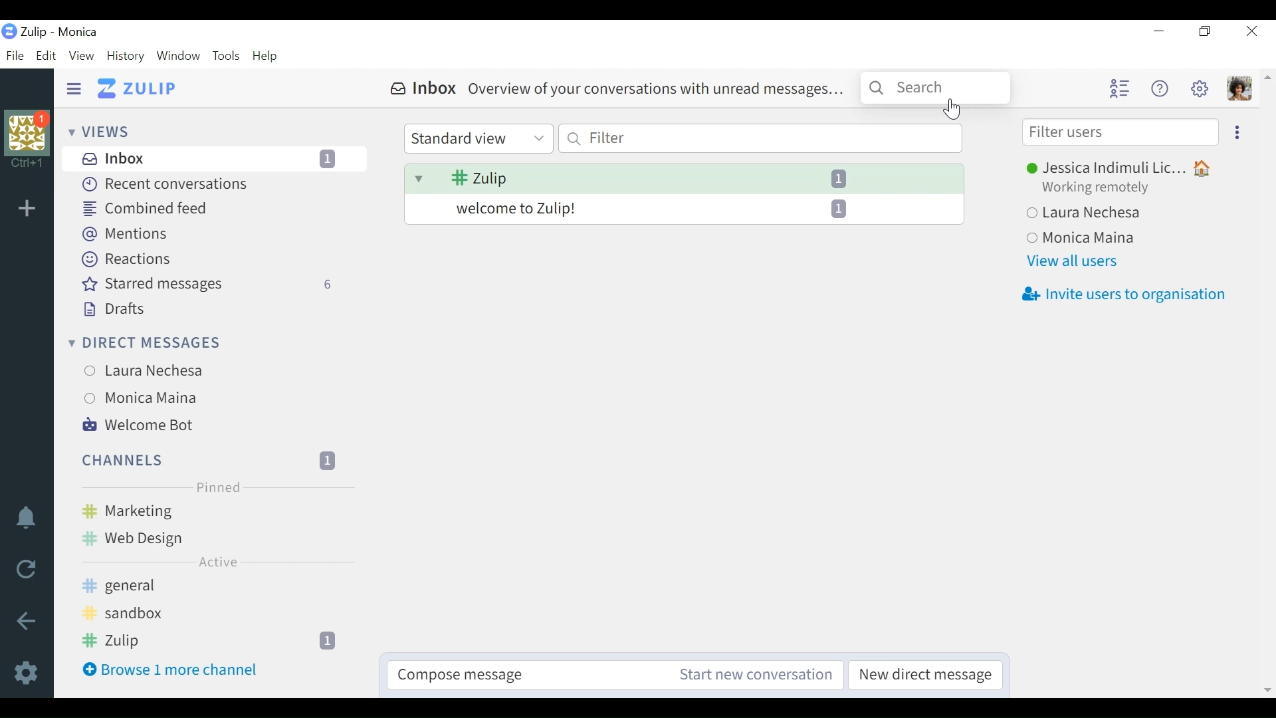 The height and width of the screenshot is (718, 1276). What do you see at coordinates (1104, 187) in the screenshot?
I see `Working remotely` at bounding box center [1104, 187].